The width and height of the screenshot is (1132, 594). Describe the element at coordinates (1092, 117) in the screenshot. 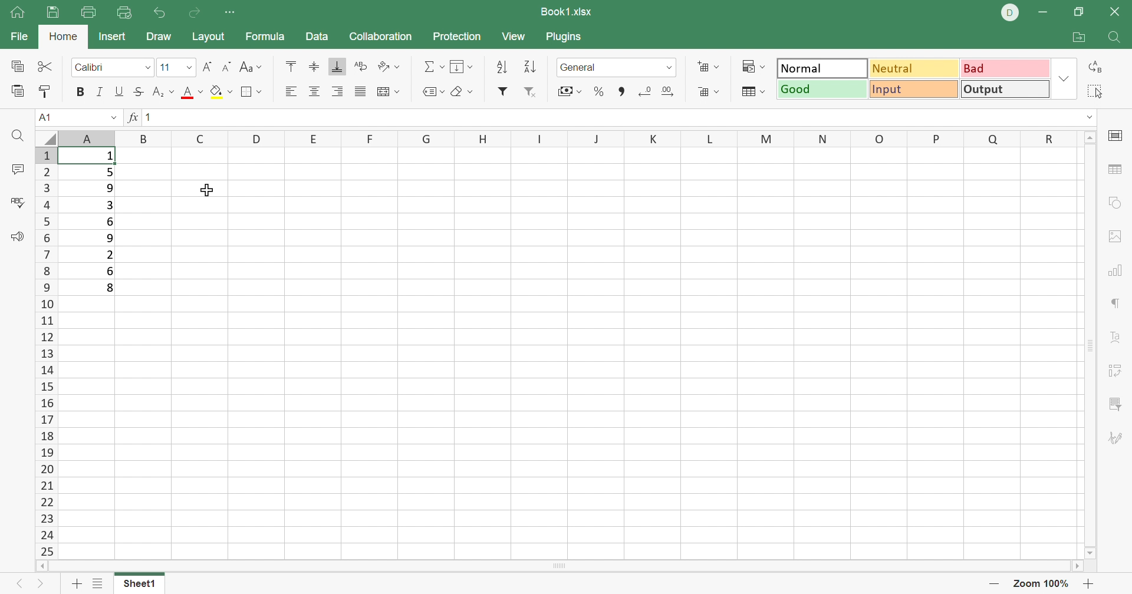

I see `Drop Down` at that location.